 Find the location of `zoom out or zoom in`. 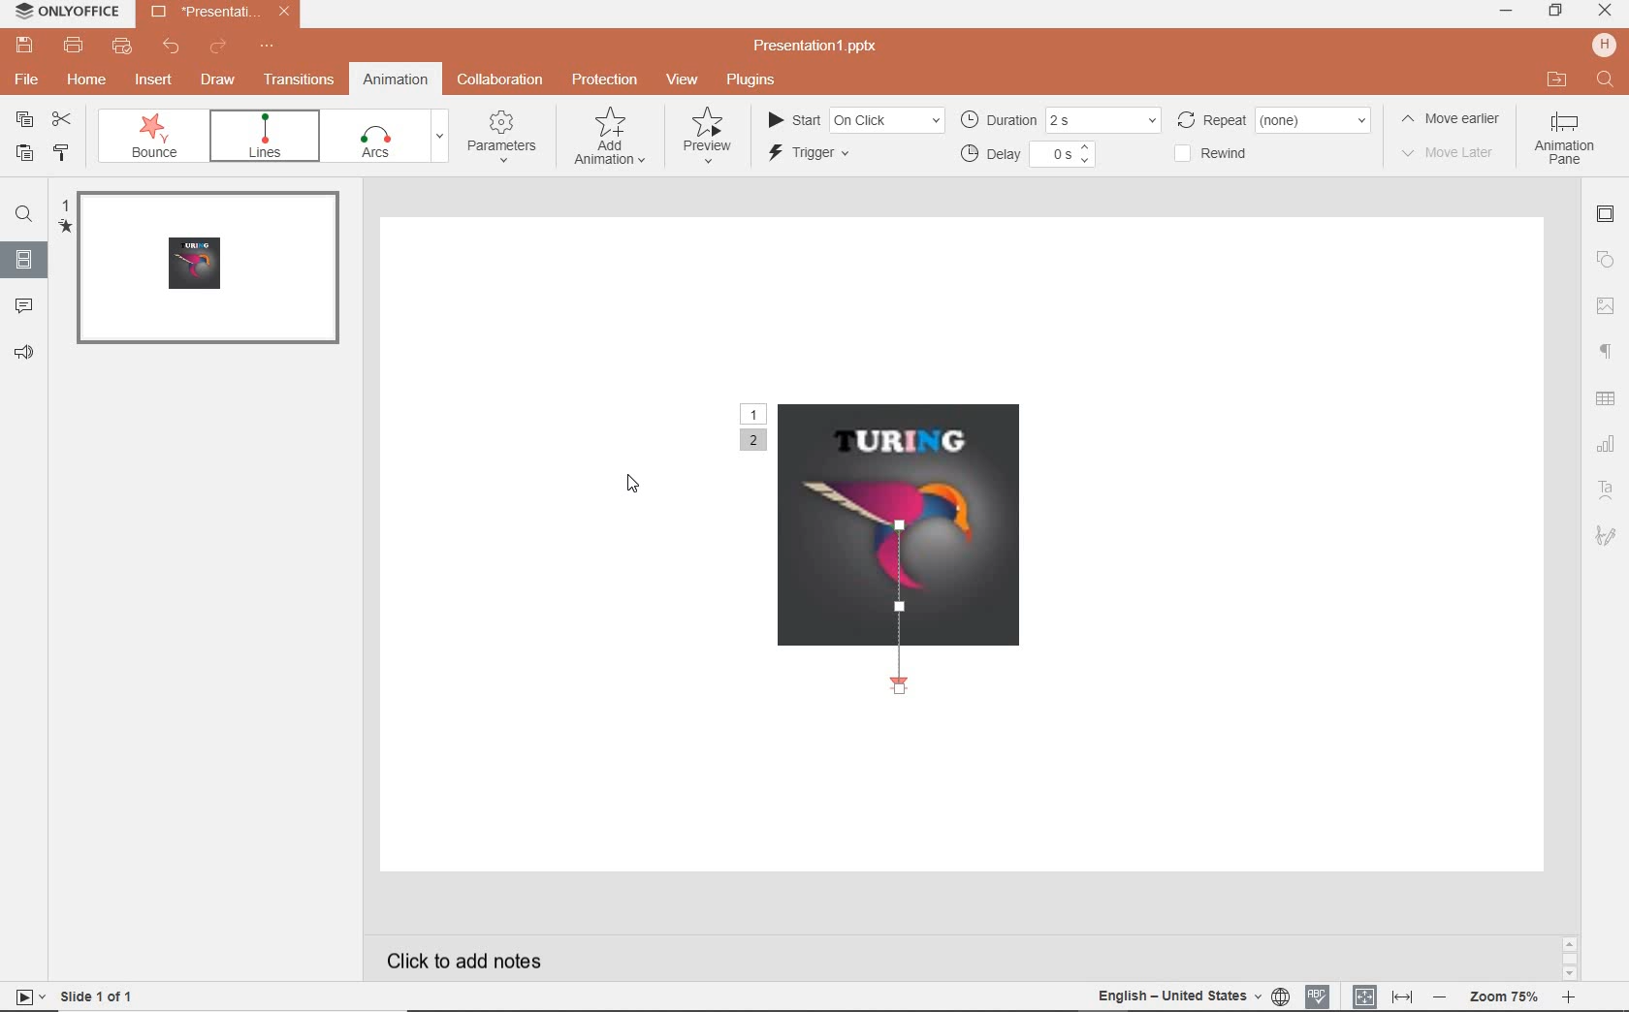

zoom out or zoom in is located at coordinates (1505, 998).